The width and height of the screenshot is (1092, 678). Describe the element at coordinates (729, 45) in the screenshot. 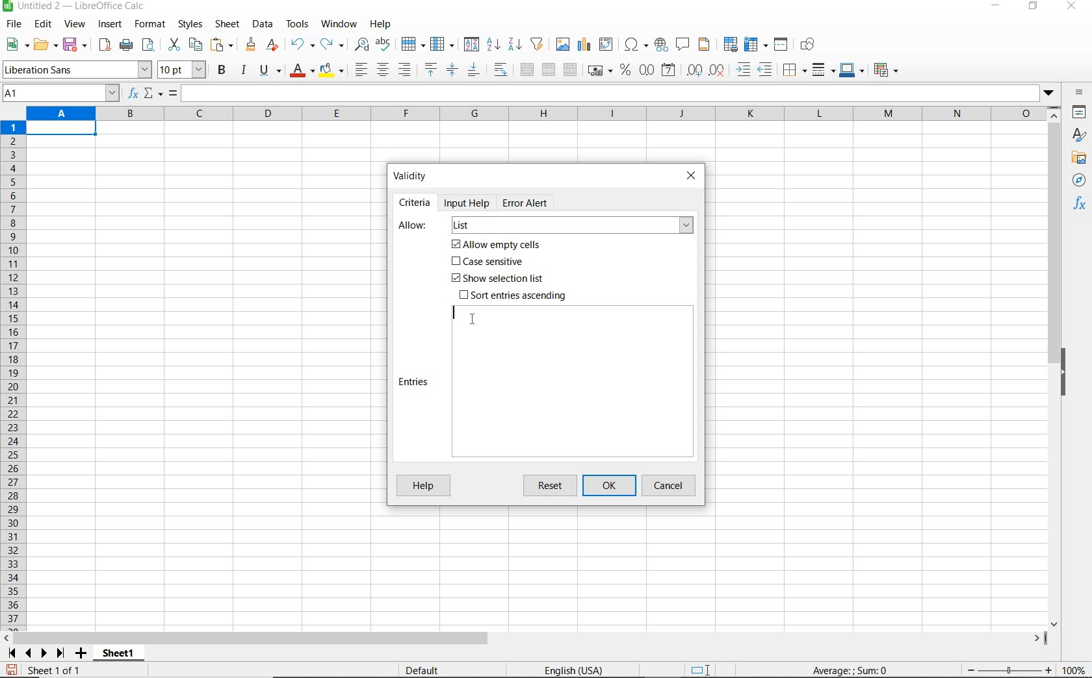

I see `define print area` at that location.